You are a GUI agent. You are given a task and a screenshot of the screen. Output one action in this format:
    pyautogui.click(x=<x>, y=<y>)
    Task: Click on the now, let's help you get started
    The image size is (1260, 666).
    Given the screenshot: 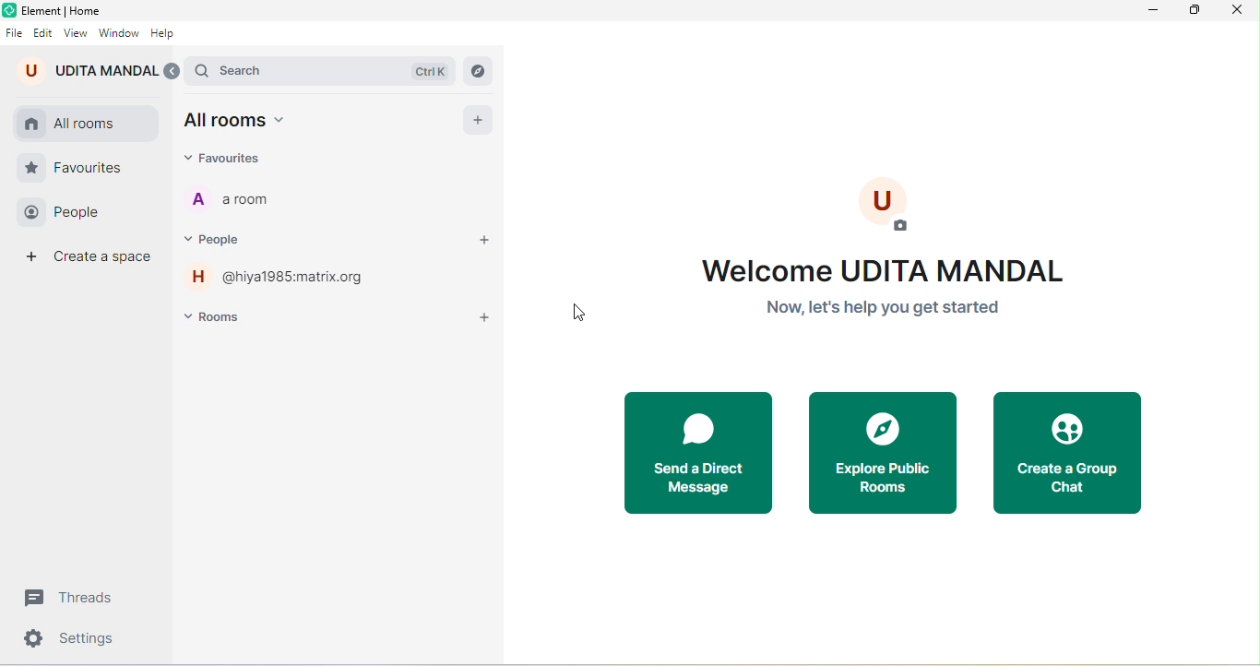 What is the action you would take?
    pyautogui.click(x=881, y=307)
    